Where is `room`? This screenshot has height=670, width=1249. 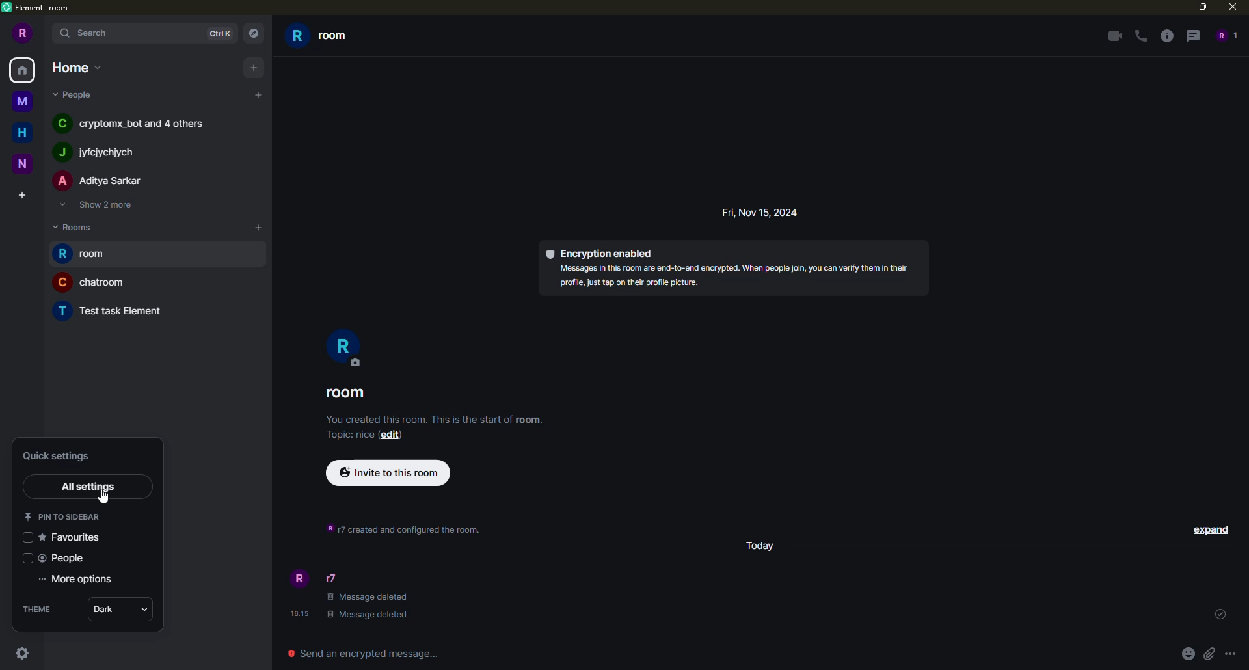
room is located at coordinates (320, 36).